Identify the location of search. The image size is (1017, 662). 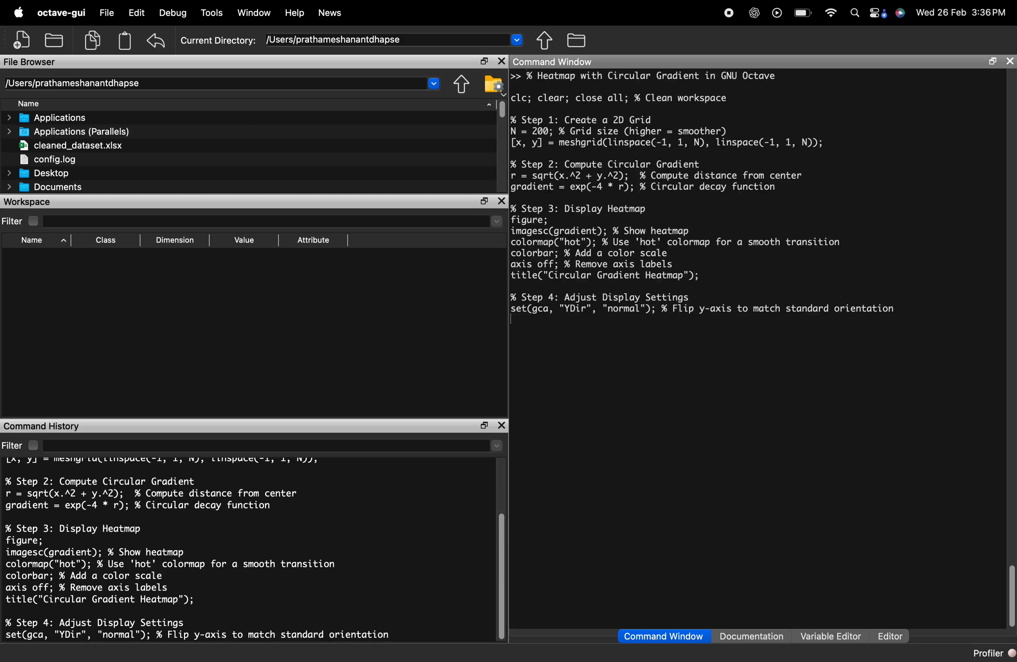
(856, 13).